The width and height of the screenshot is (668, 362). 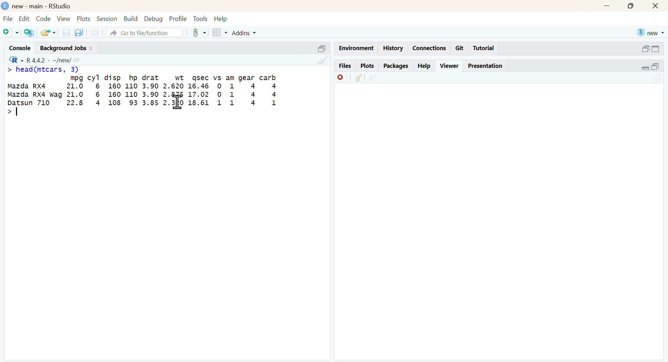 I want to click on Git, so click(x=460, y=48).